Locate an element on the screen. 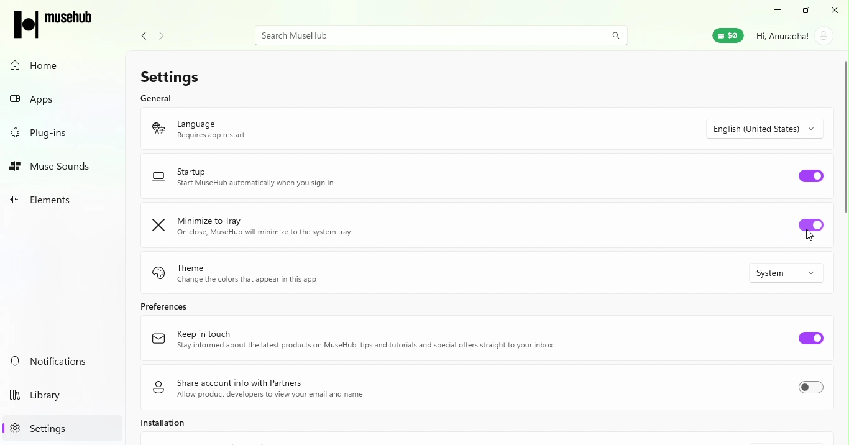 This screenshot has width=849, height=445. Settings General is located at coordinates (234, 81).